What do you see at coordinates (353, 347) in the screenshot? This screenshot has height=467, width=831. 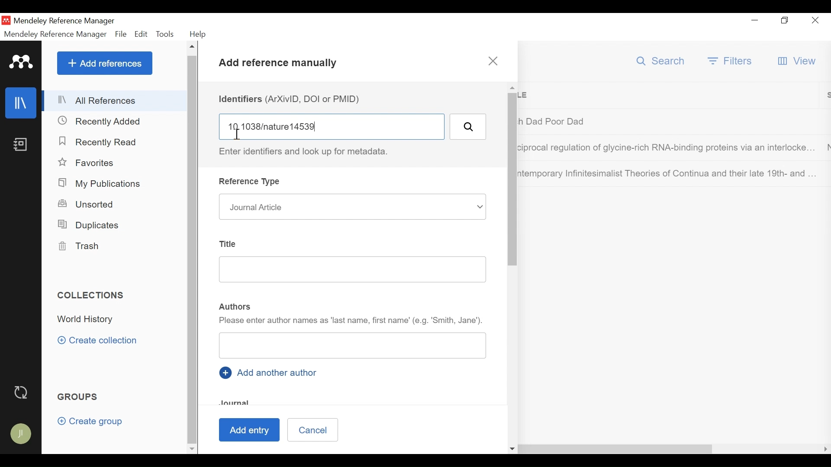 I see `Name box` at bounding box center [353, 347].